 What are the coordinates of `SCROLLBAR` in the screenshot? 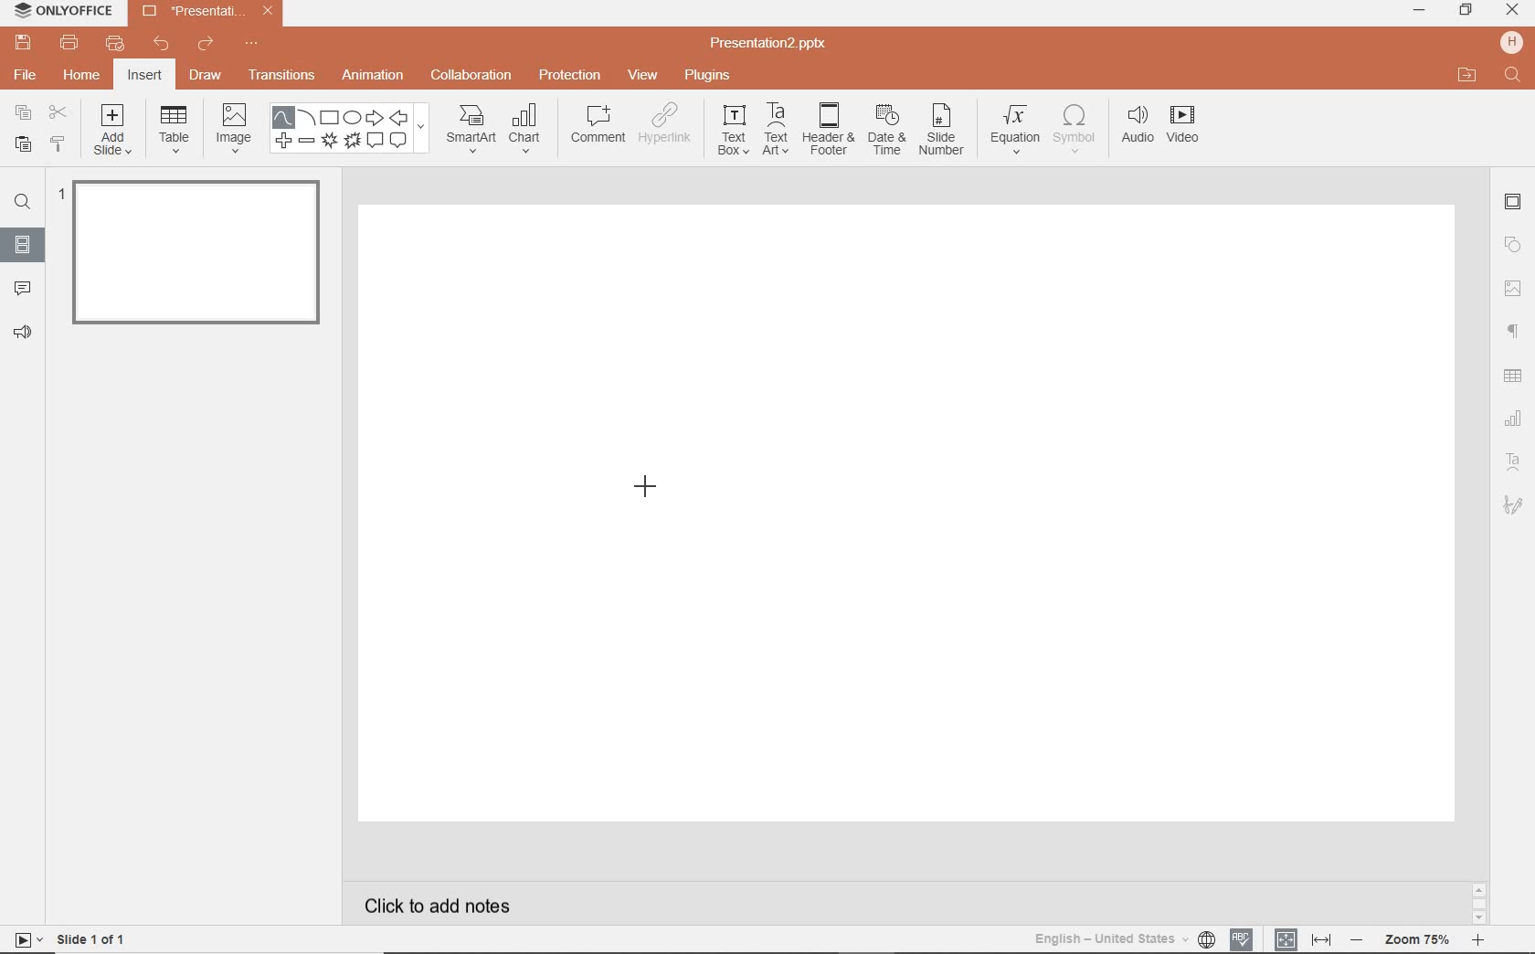 It's located at (1478, 901).